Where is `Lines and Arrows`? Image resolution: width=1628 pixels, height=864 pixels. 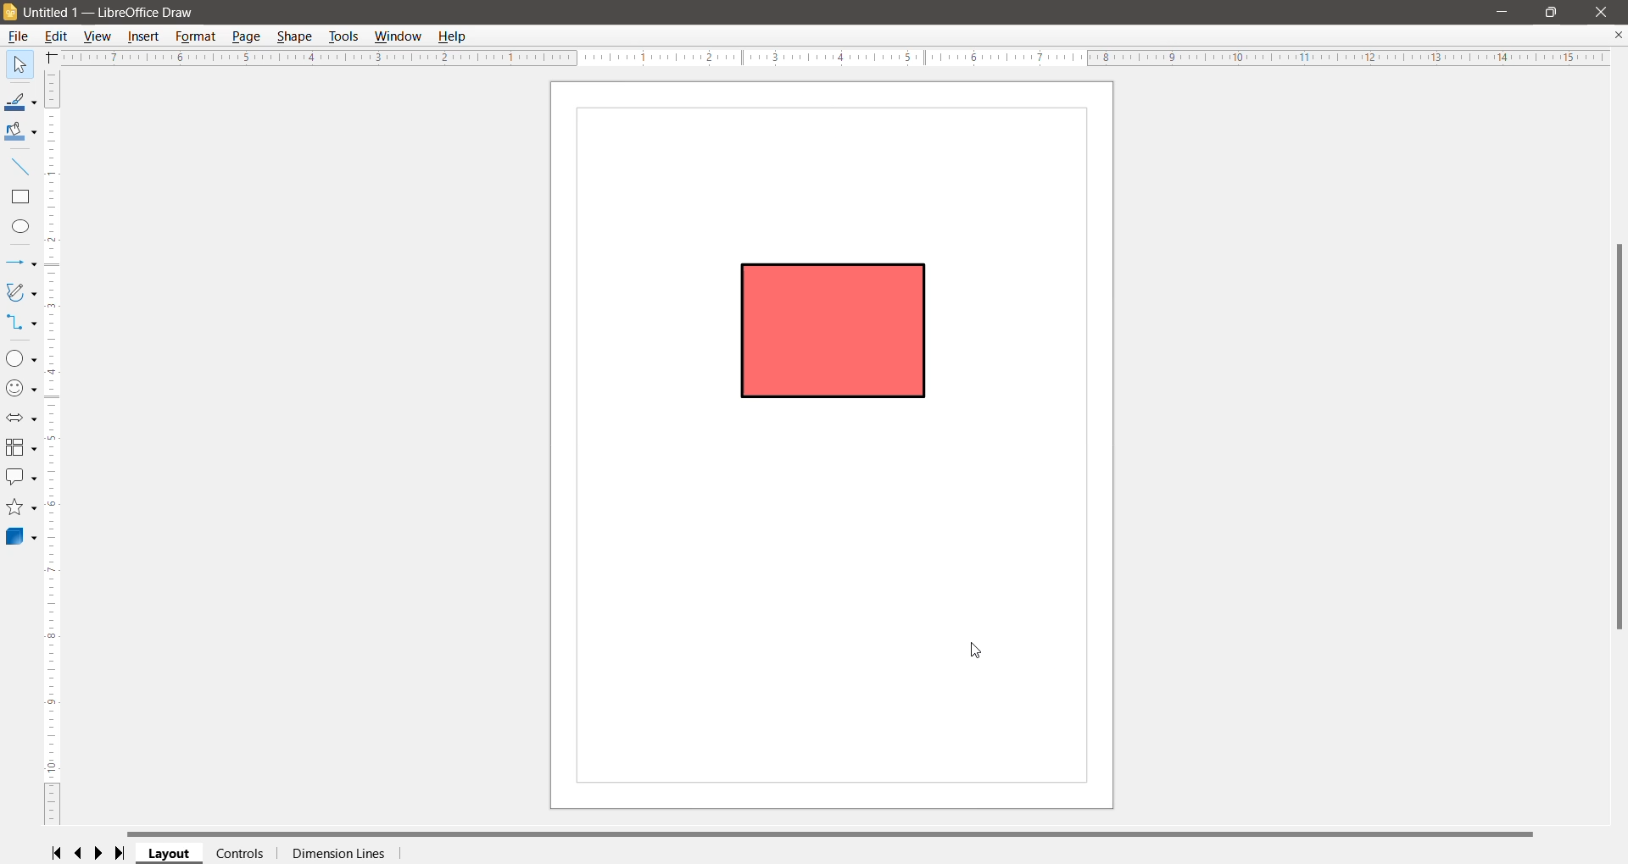 Lines and Arrows is located at coordinates (21, 263).